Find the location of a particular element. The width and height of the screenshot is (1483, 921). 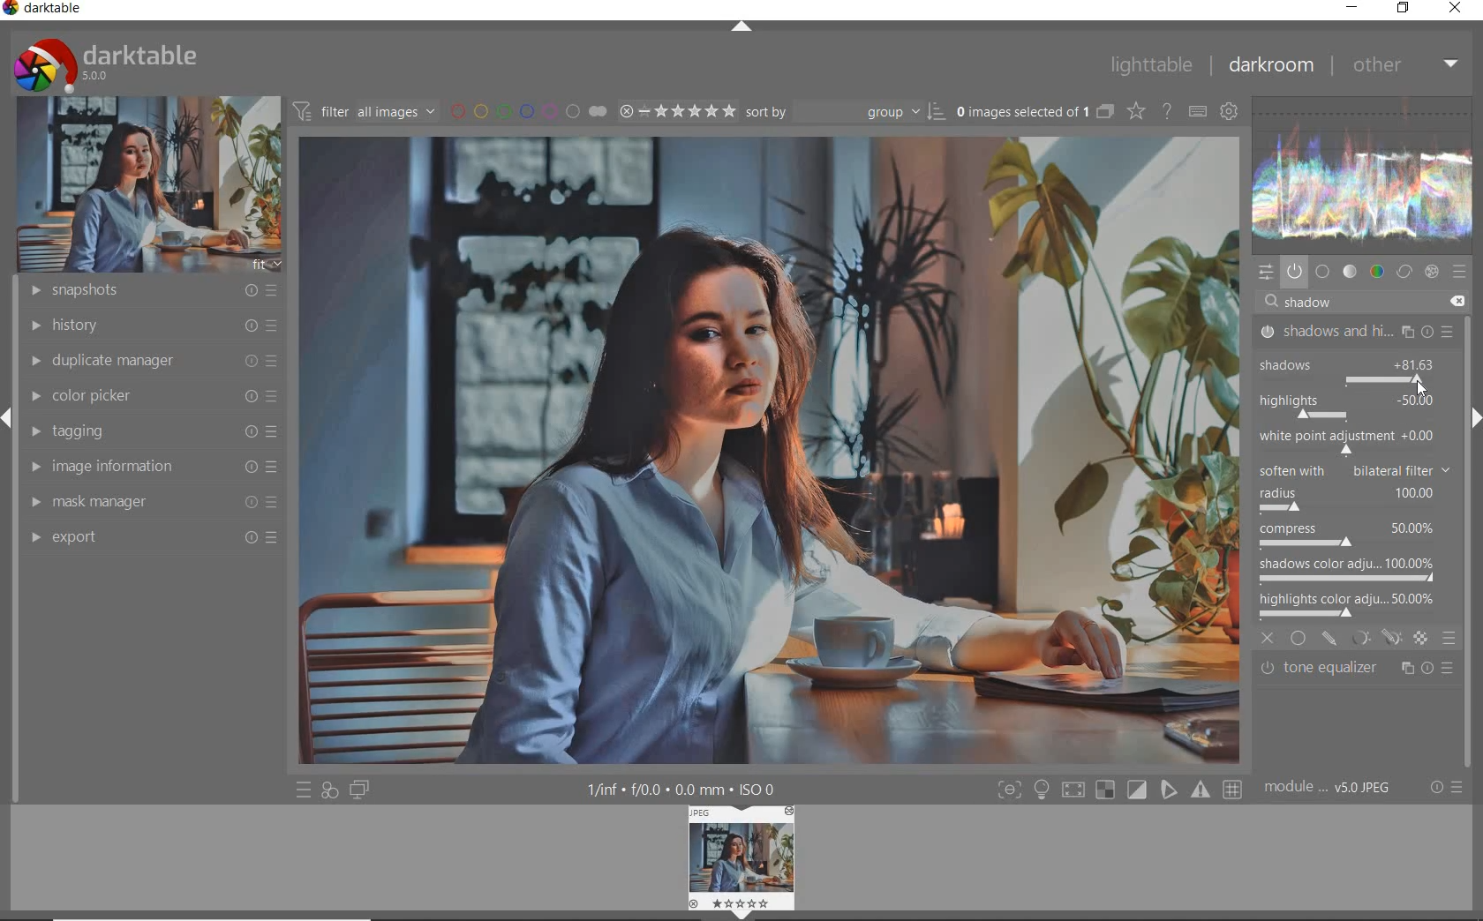

cursor position is located at coordinates (1420, 382).